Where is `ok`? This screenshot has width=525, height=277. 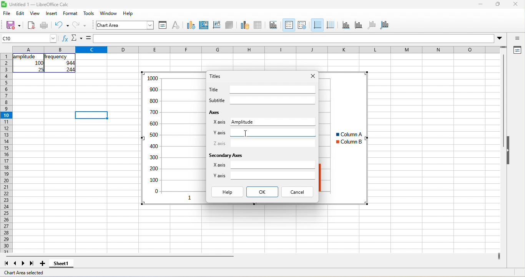 ok is located at coordinates (262, 192).